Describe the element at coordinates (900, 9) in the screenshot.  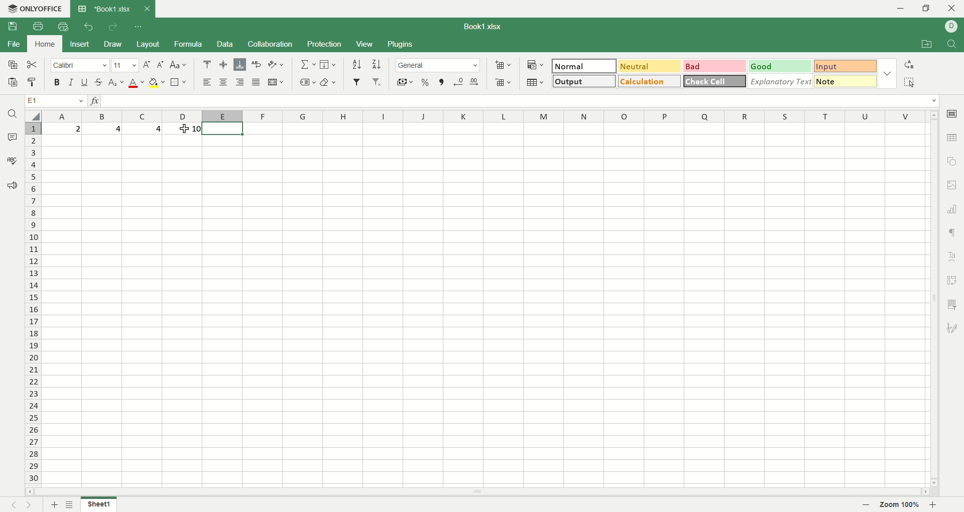
I see `minimize` at that location.